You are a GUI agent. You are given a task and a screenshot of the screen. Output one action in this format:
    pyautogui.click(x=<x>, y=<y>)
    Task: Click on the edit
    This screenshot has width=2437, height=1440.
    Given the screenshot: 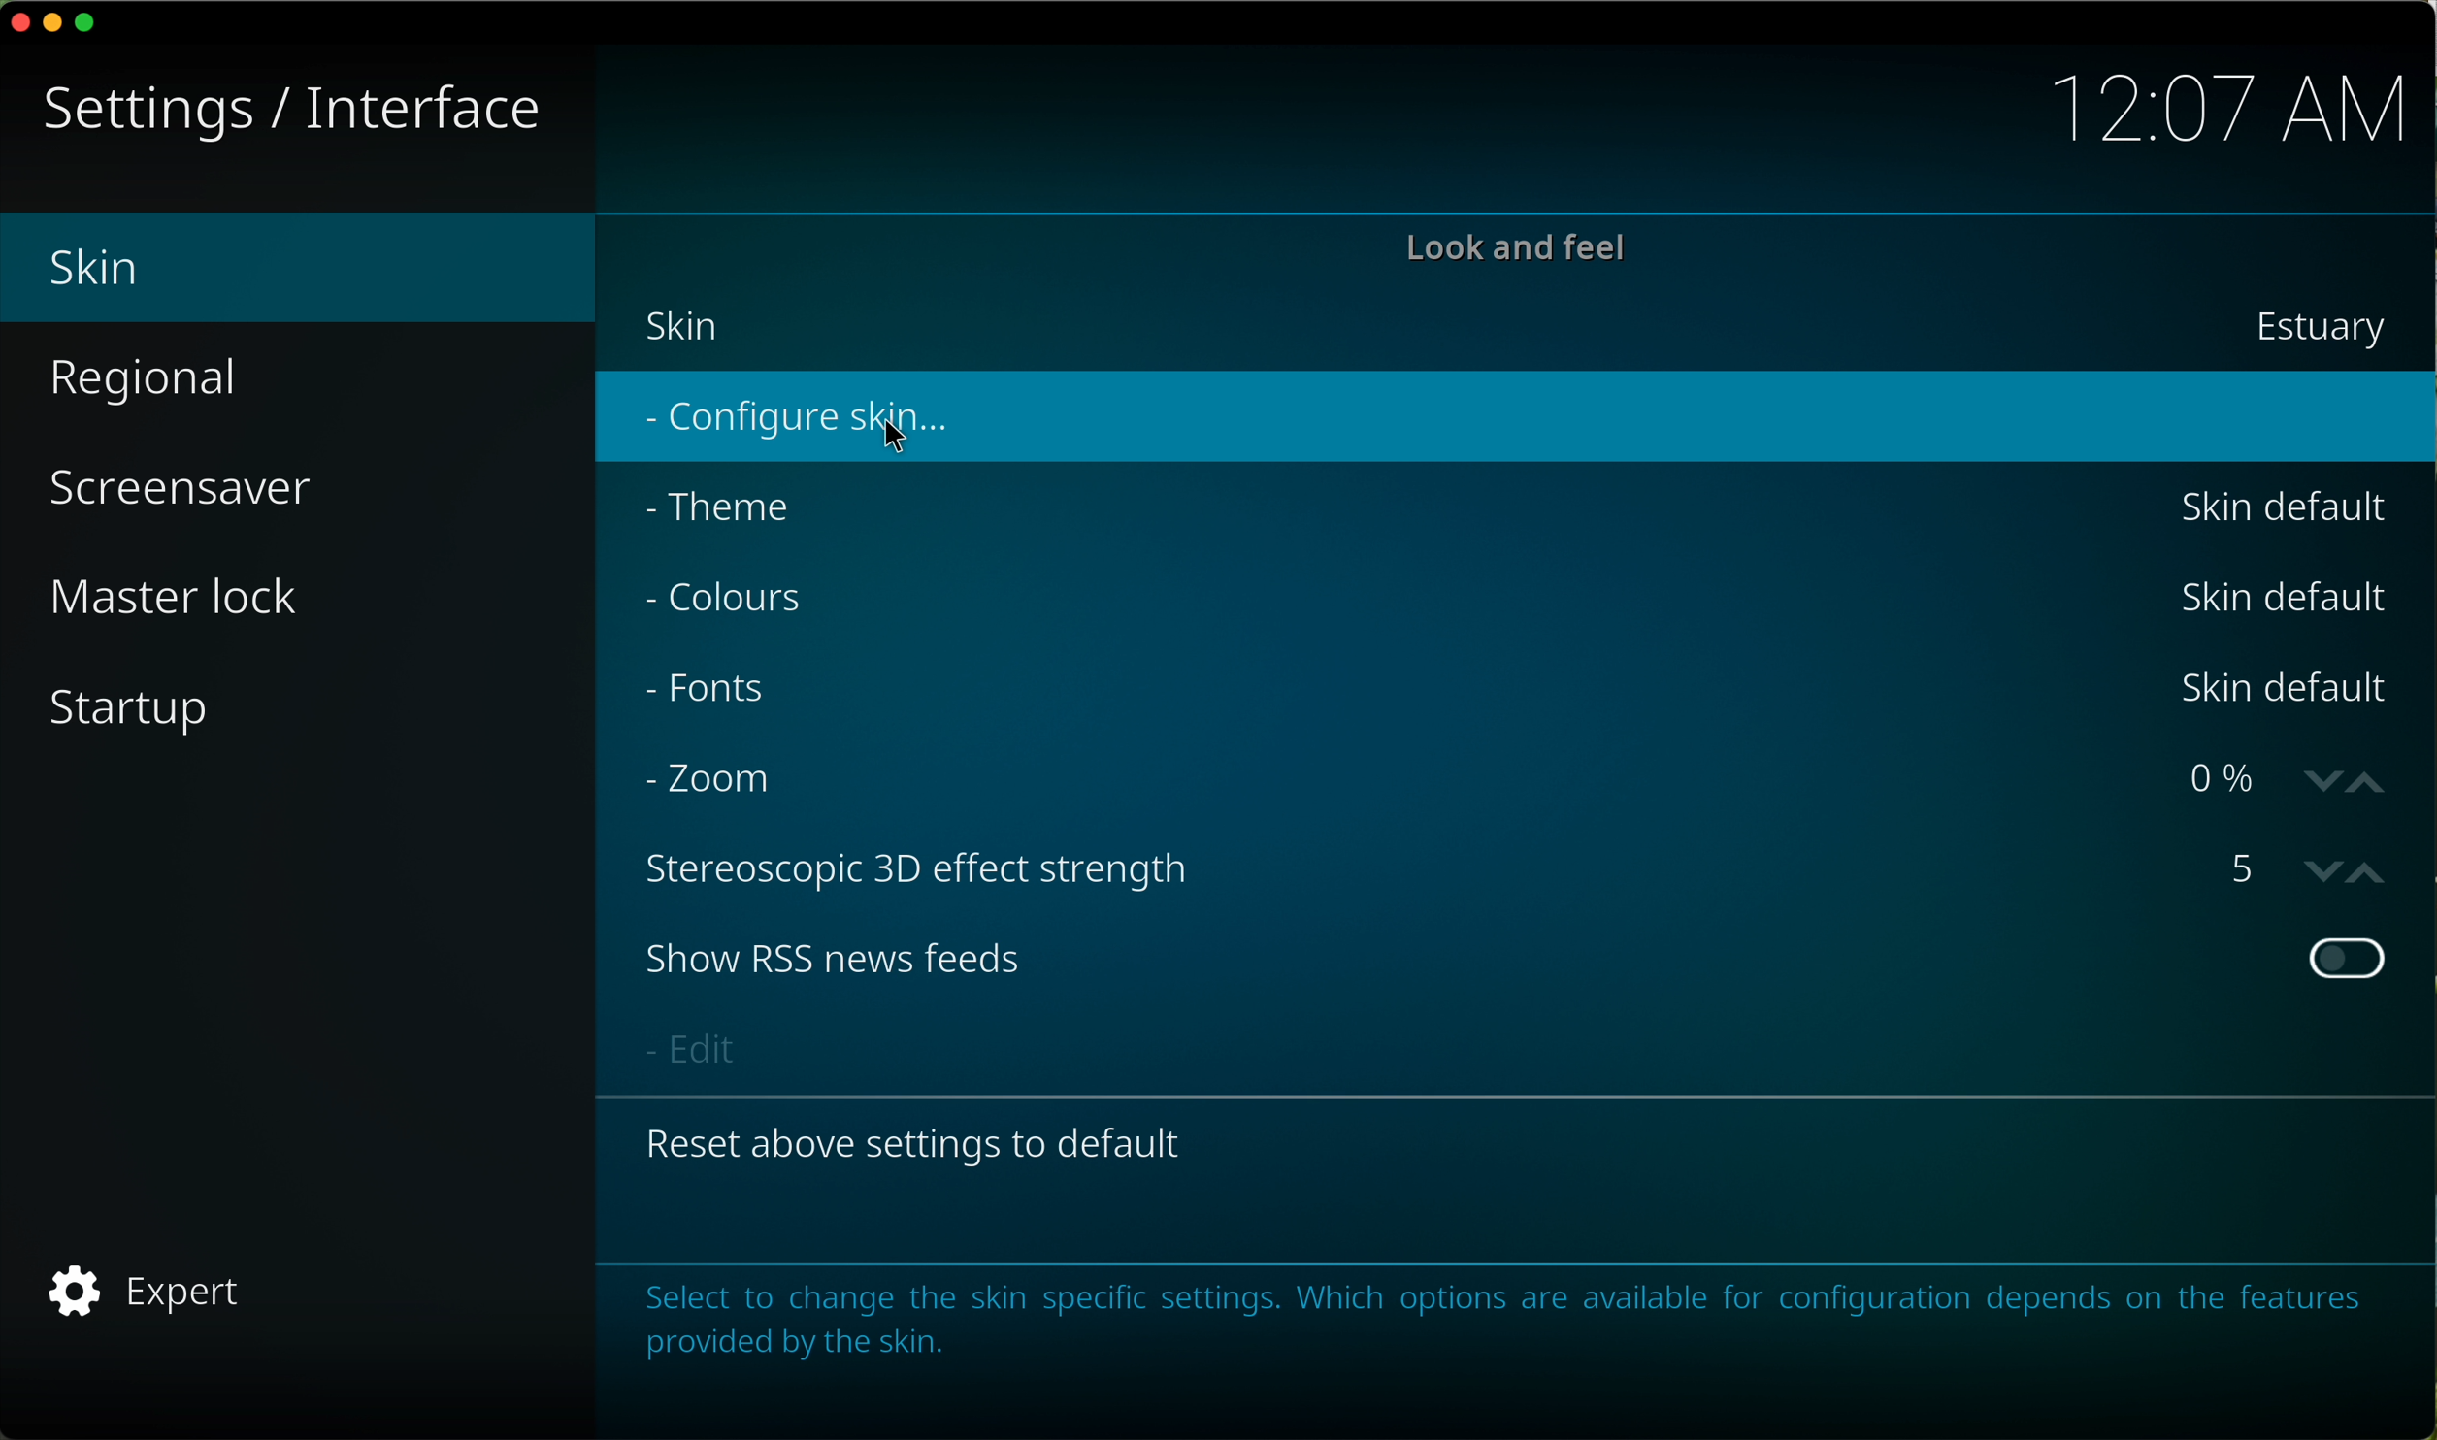 What is the action you would take?
    pyautogui.click(x=694, y=1048)
    